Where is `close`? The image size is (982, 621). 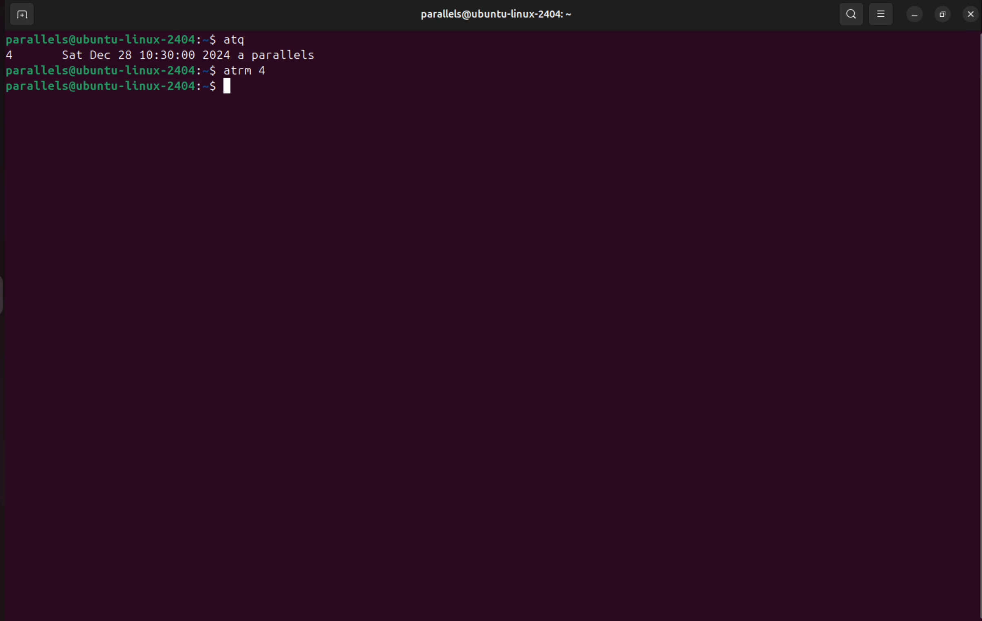
close is located at coordinates (969, 12).